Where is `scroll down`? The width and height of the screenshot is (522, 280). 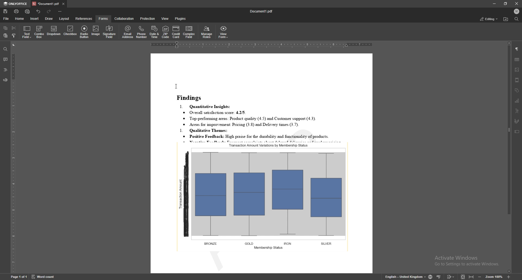 scroll down is located at coordinates (509, 272).